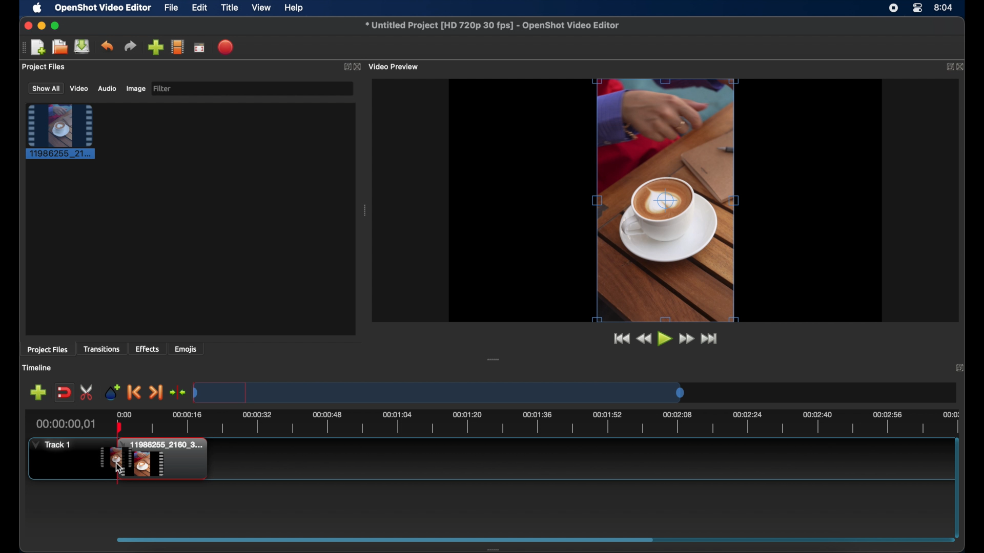  Describe the element at coordinates (45, 67) in the screenshot. I see `project files` at that location.